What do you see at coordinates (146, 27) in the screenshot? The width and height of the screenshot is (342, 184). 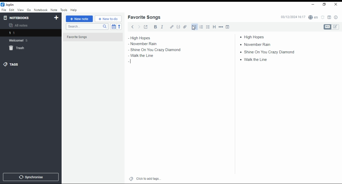 I see `toggle external editing` at bounding box center [146, 27].